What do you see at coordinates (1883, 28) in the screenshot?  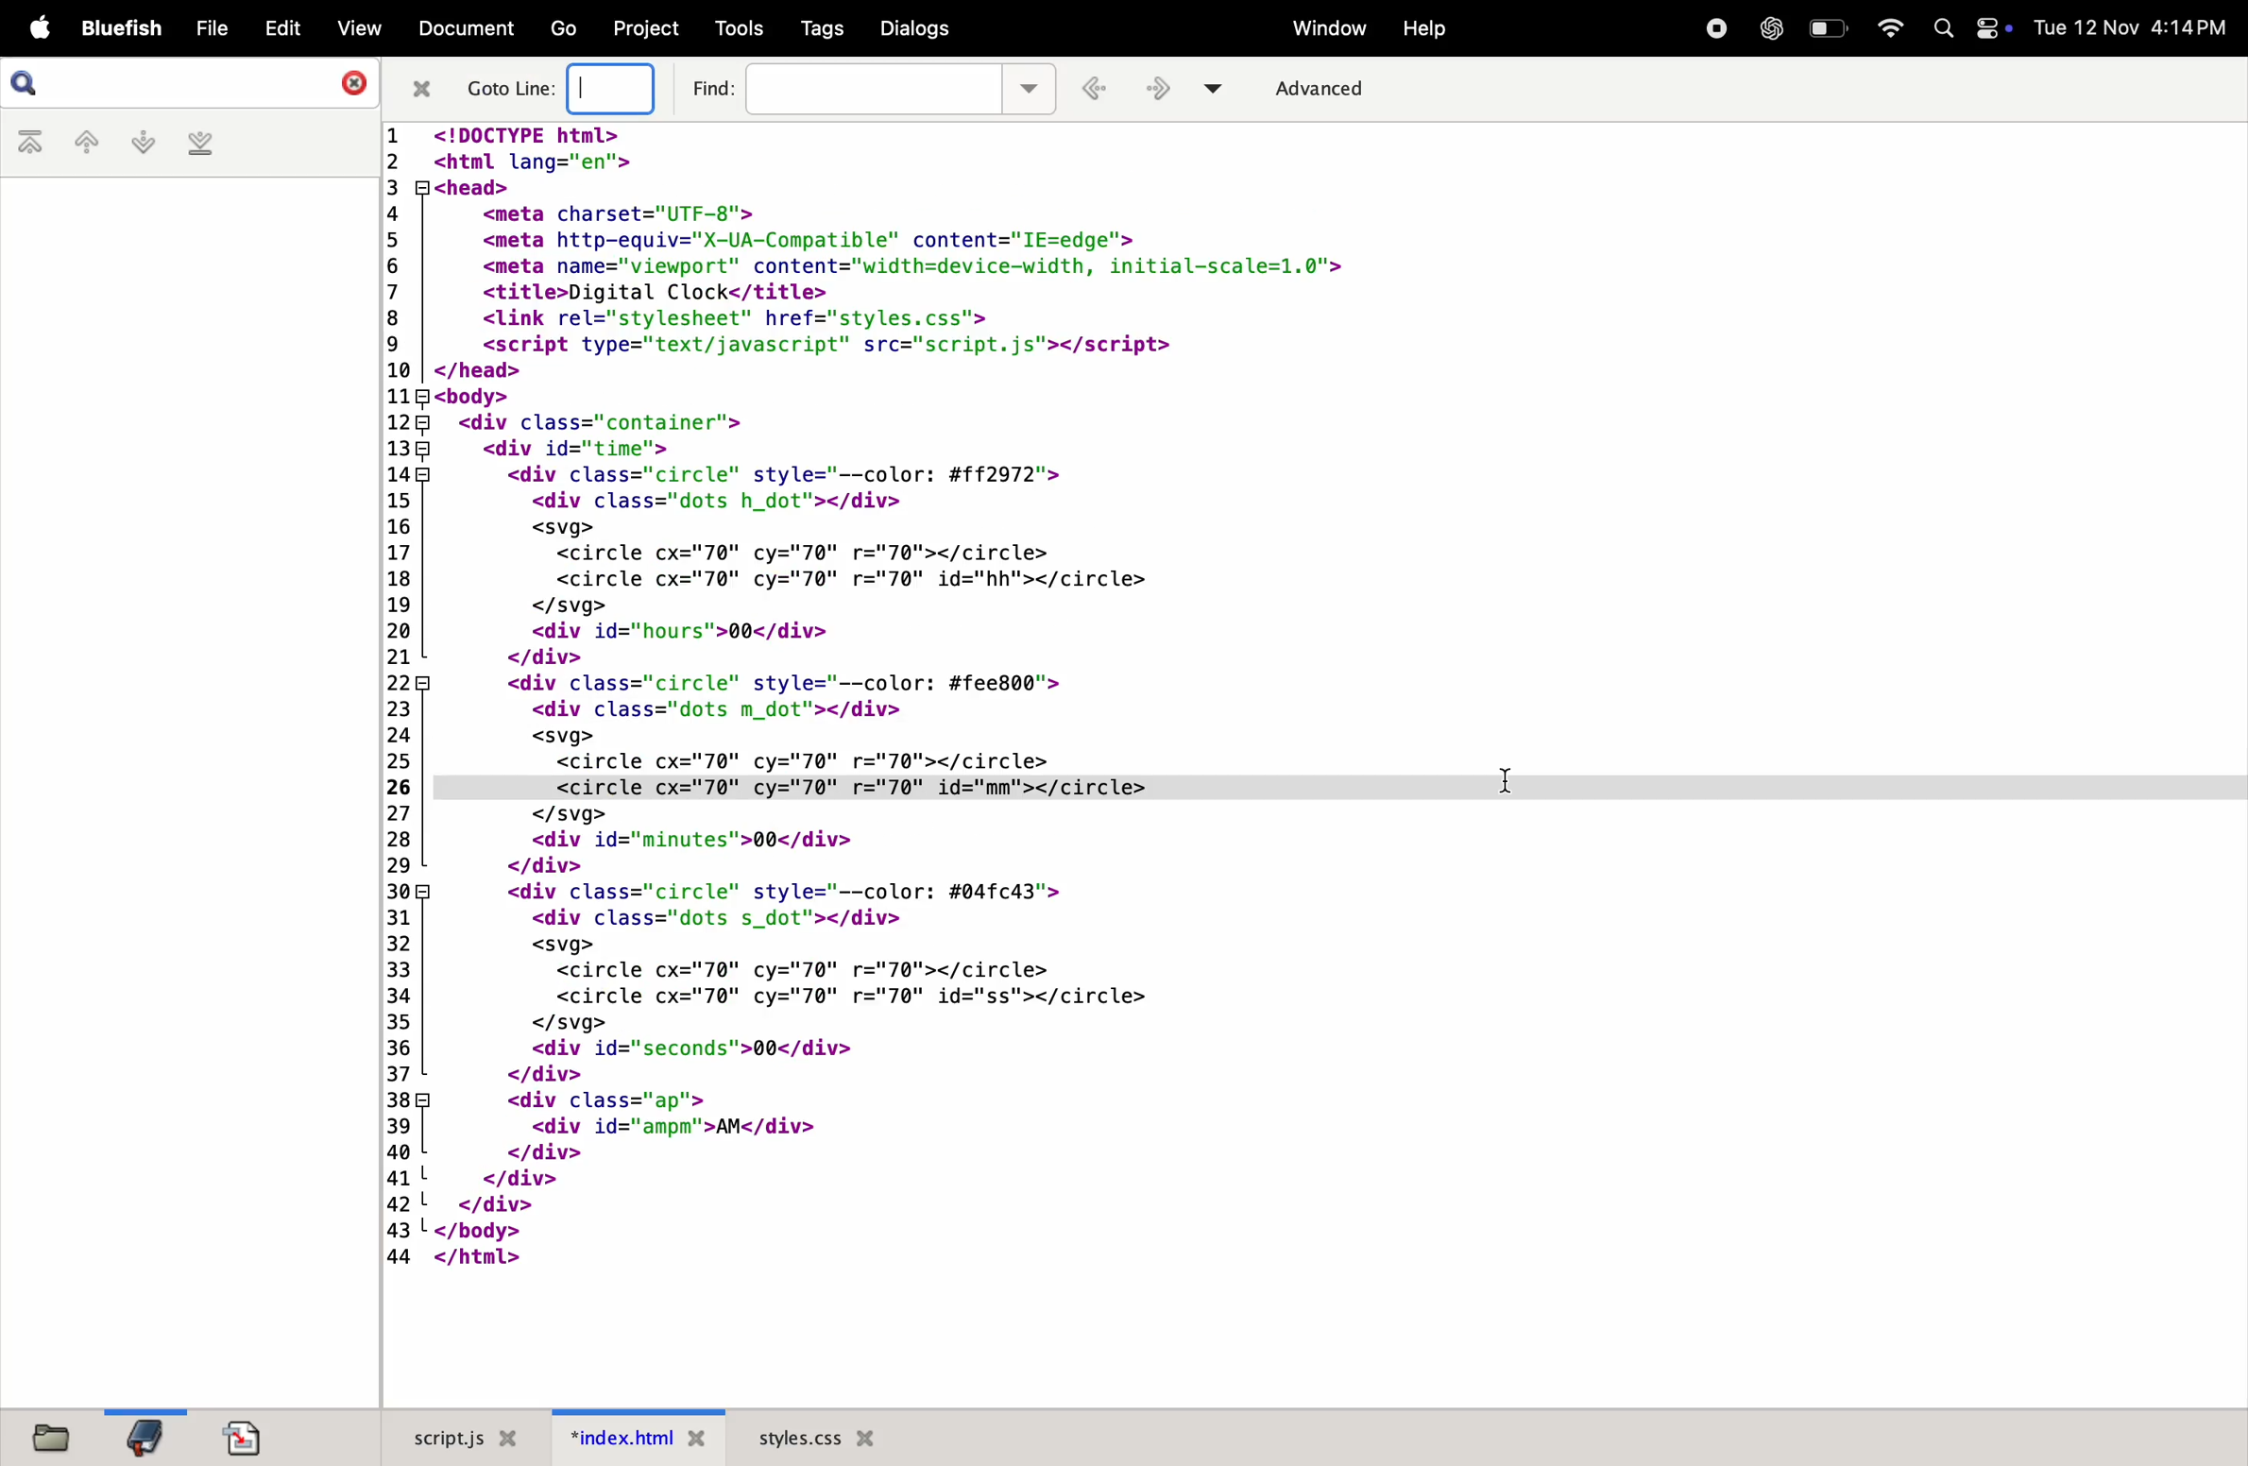 I see `wifi` at bounding box center [1883, 28].